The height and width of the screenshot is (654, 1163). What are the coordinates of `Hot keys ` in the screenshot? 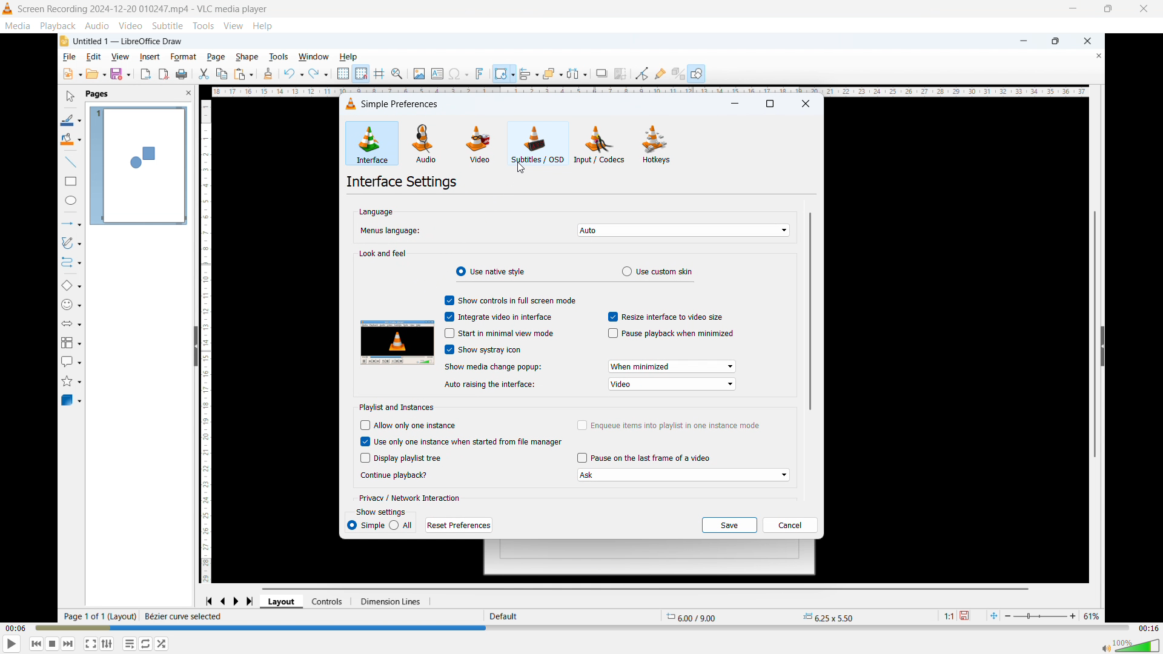 It's located at (656, 144).